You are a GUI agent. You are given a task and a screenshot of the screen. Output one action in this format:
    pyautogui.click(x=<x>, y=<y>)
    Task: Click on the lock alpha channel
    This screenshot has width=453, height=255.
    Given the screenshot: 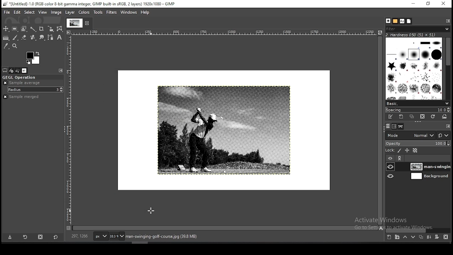 What is the action you would take?
    pyautogui.click(x=414, y=151)
    